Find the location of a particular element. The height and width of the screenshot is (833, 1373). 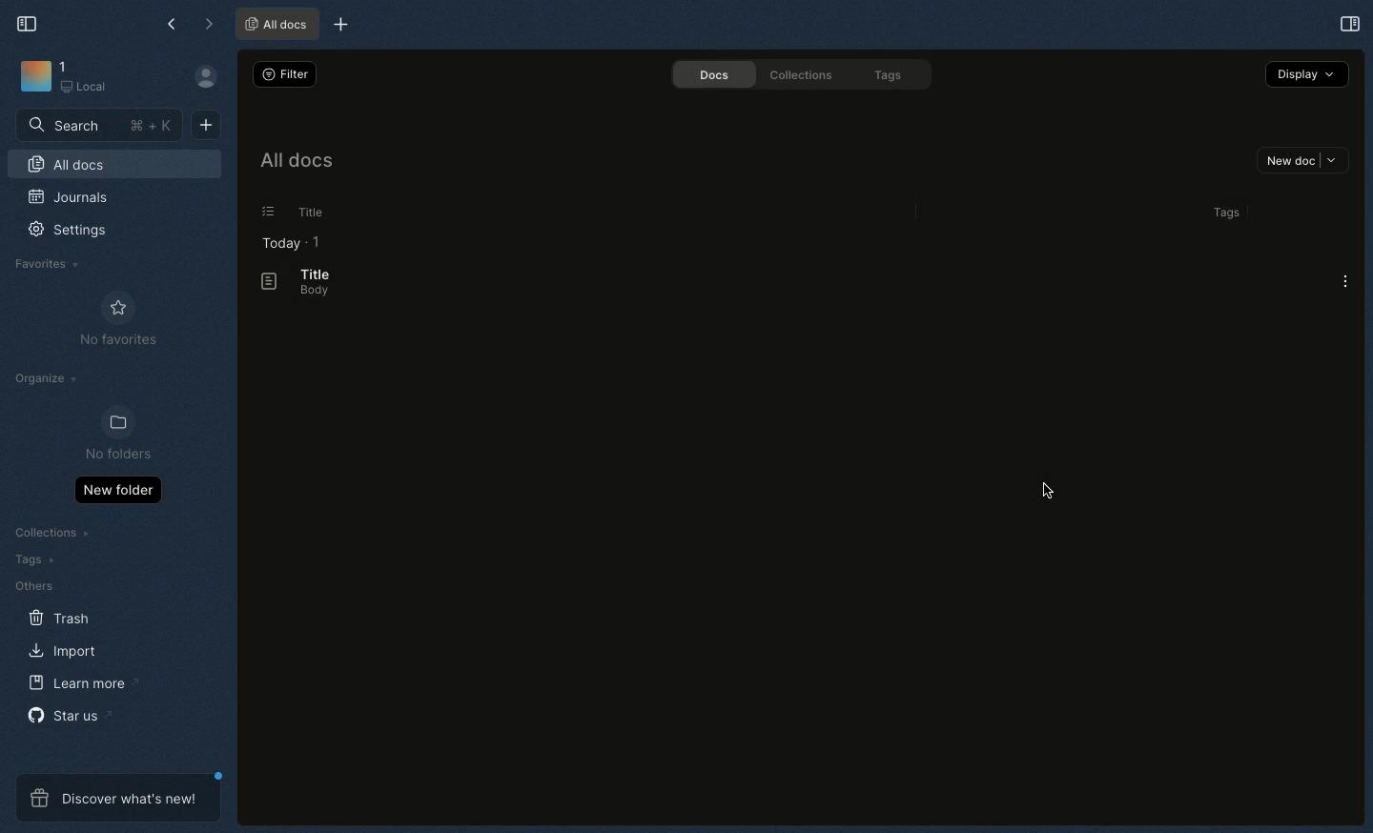

Others is located at coordinates (33, 586).